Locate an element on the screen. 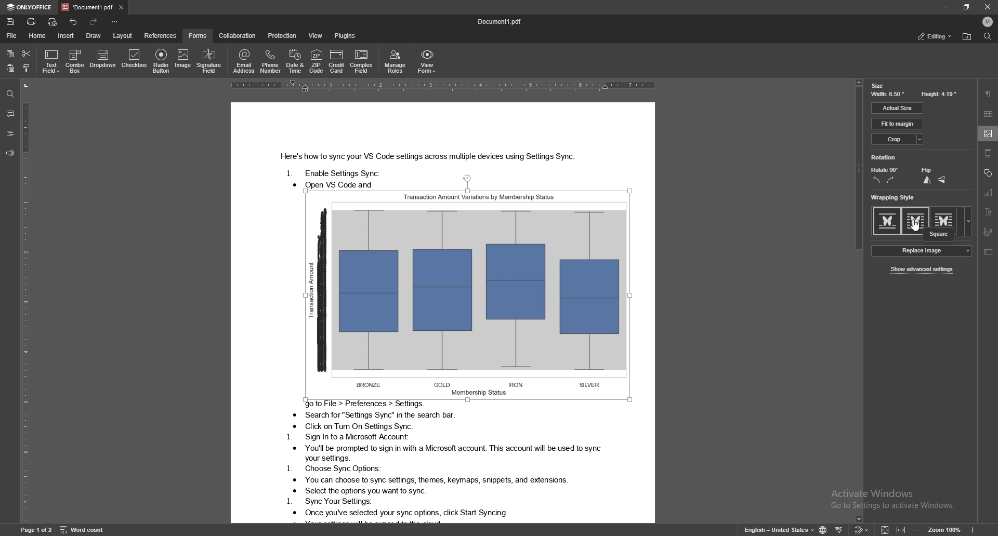 The image size is (998, 536). style 1 is located at coordinates (886, 221).